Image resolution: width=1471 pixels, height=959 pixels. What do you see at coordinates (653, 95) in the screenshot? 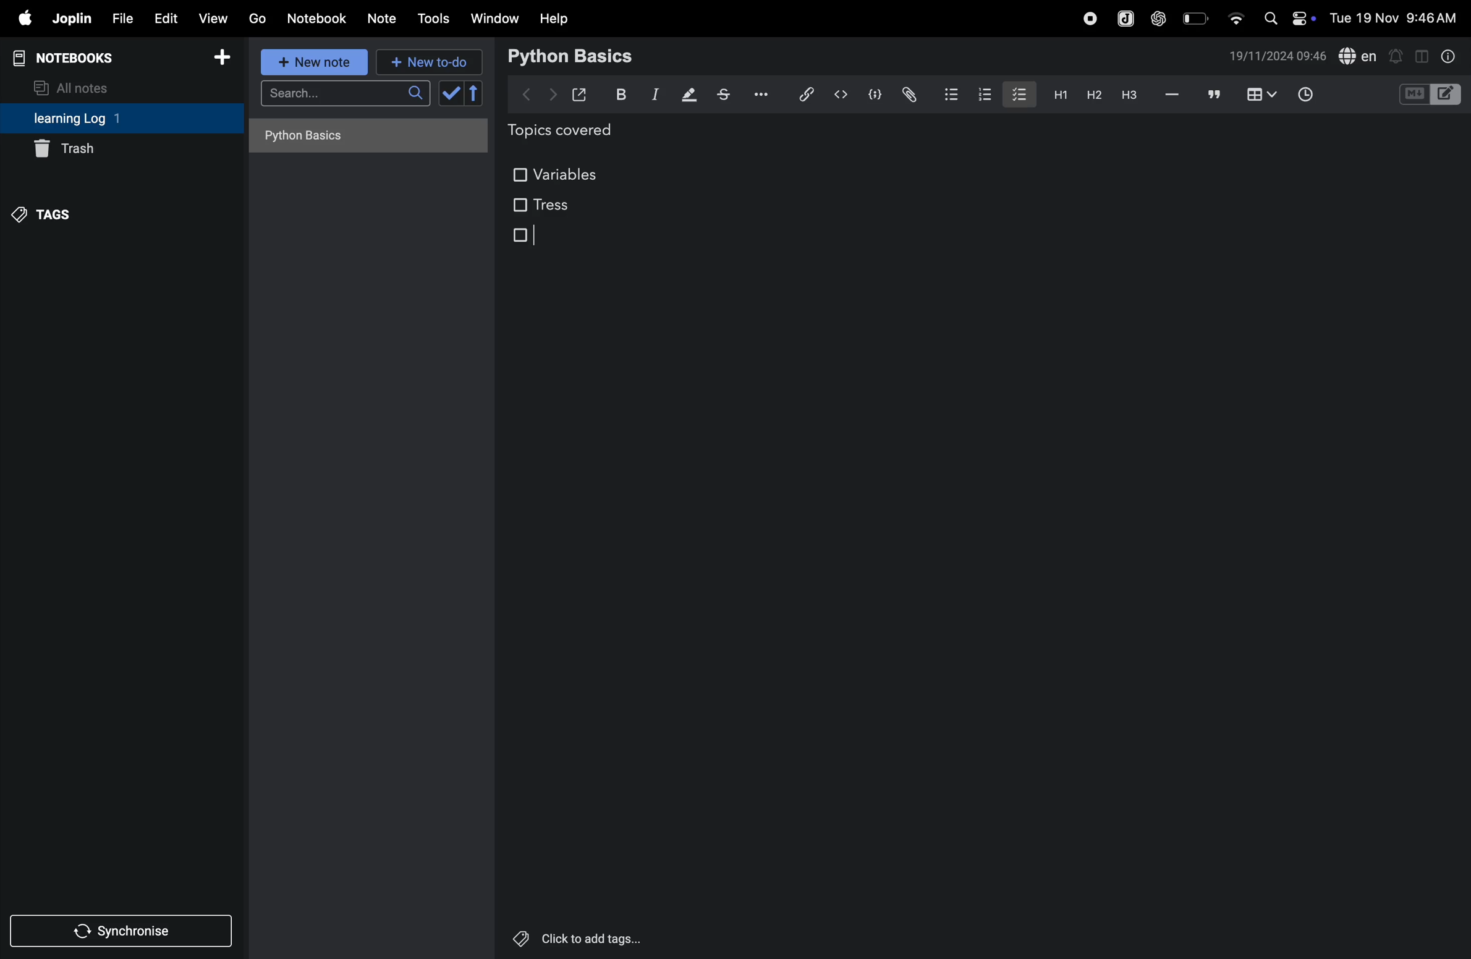
I see `itallic` at bounding box center [653, 95].